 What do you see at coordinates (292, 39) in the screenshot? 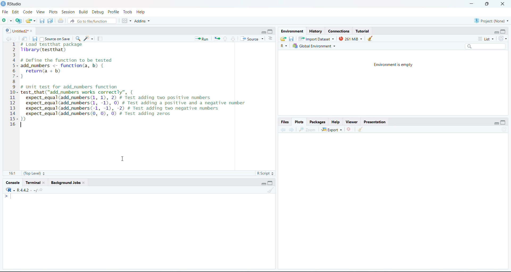
I see `Save` at bounding box center [292, 39].